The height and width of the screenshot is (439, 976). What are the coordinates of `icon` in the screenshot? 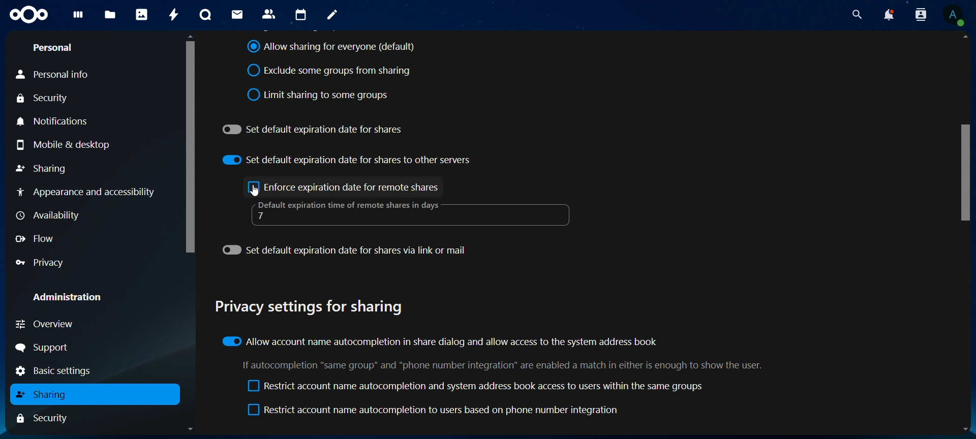 It's located at (32, 15).